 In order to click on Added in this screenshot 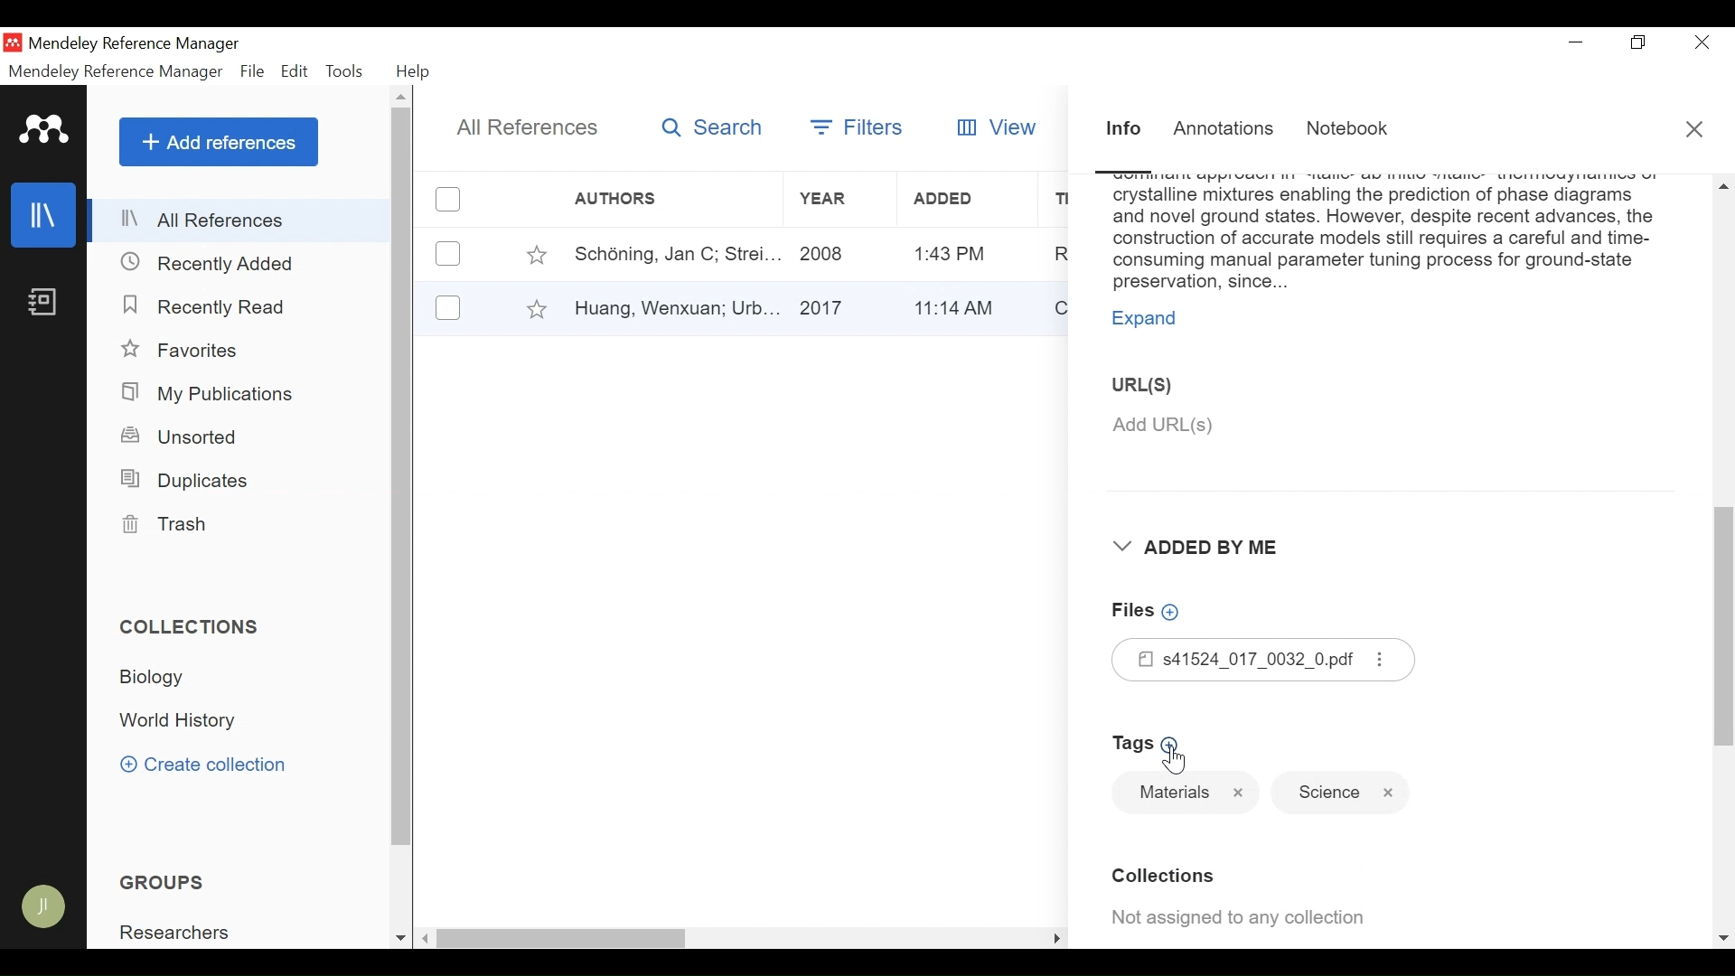, I will do `click(961, 305)`.